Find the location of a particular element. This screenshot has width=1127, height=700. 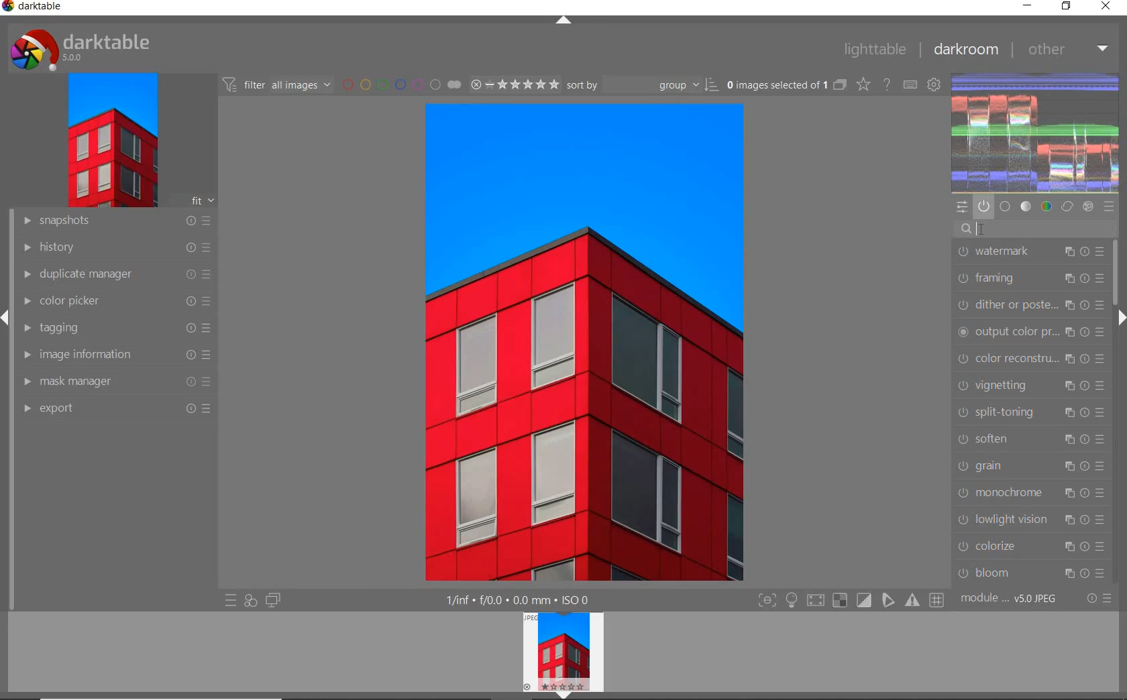

expand/collapse is located at coordinates (564, 21).